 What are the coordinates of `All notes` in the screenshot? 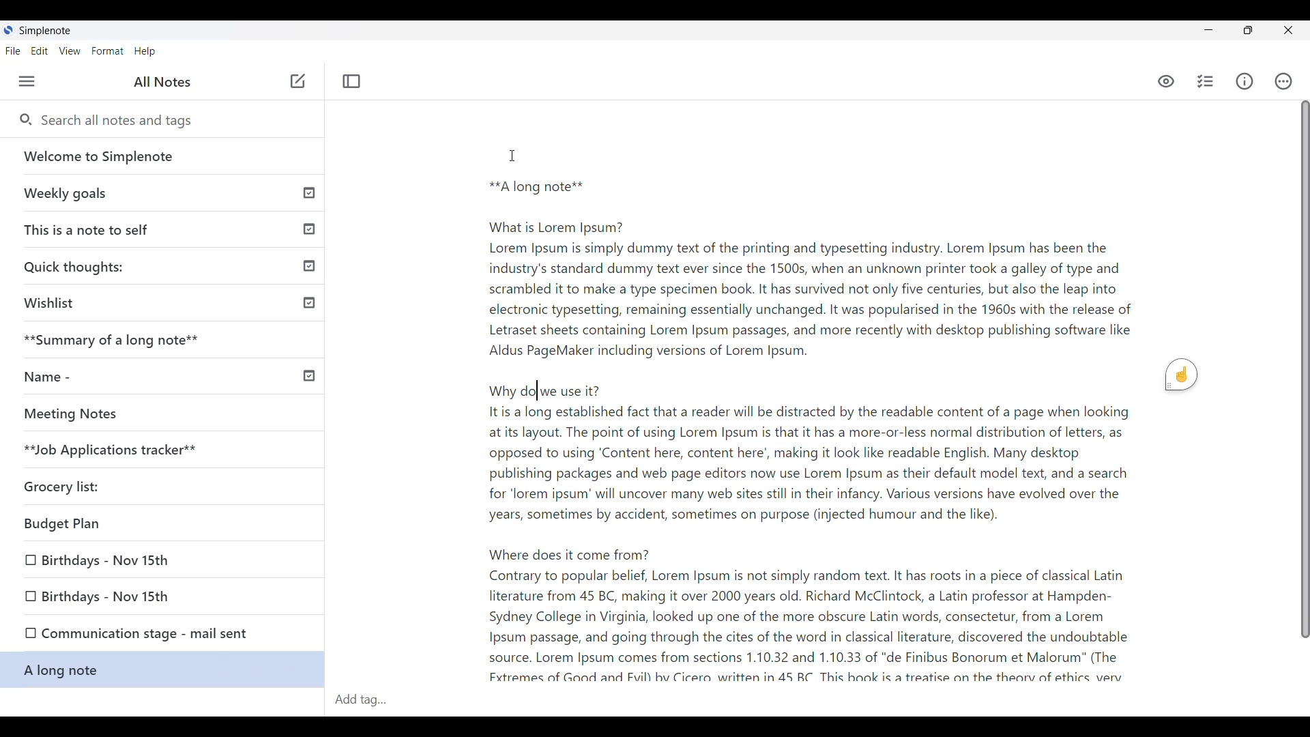 It's located at (162, 81).